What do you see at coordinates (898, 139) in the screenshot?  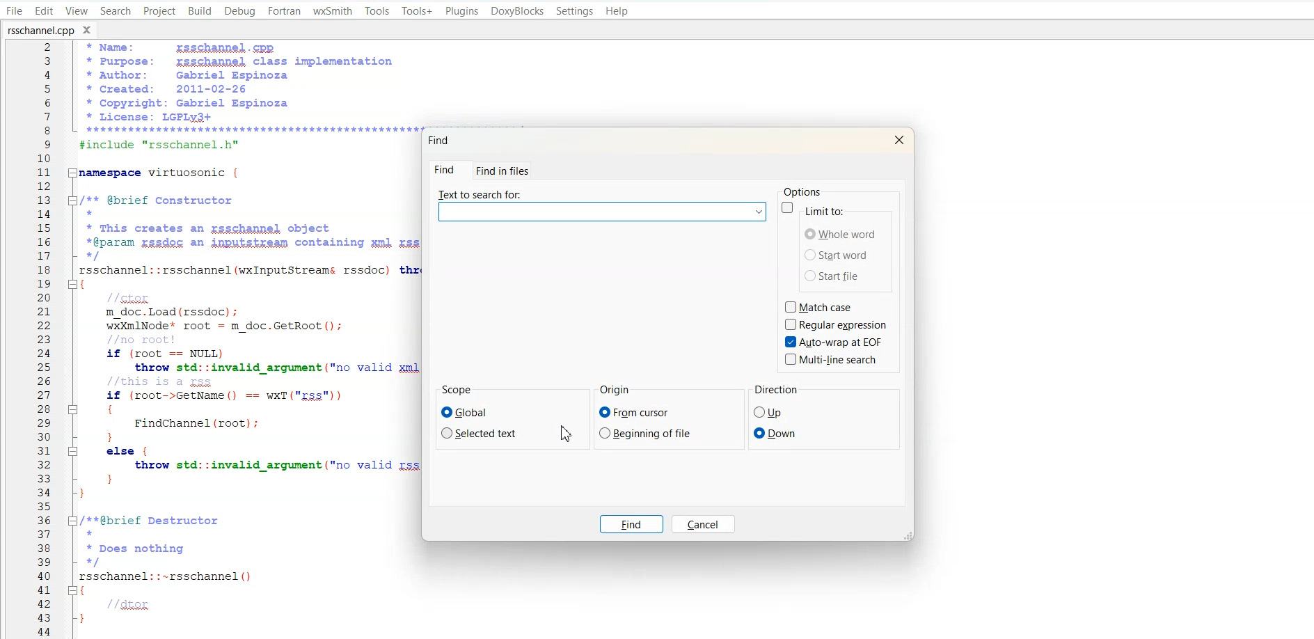 I see `Close` at bounding box center [898, 139].